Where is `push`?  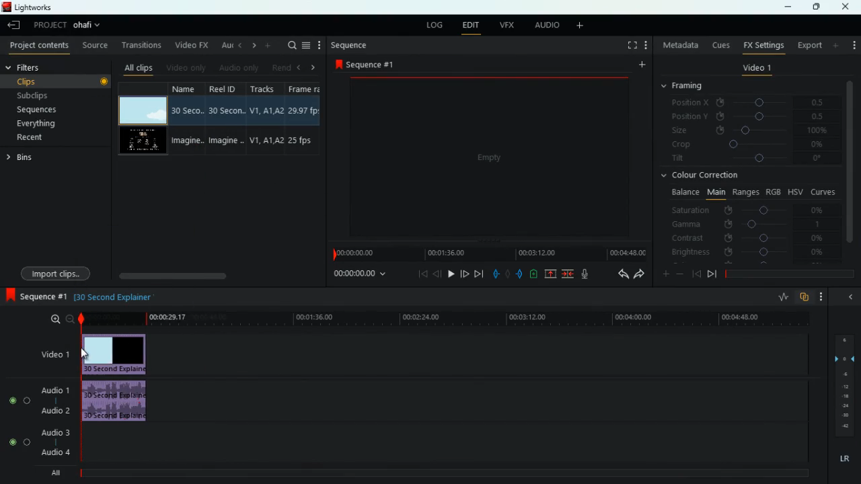 push is located at coordinates (519, 274).